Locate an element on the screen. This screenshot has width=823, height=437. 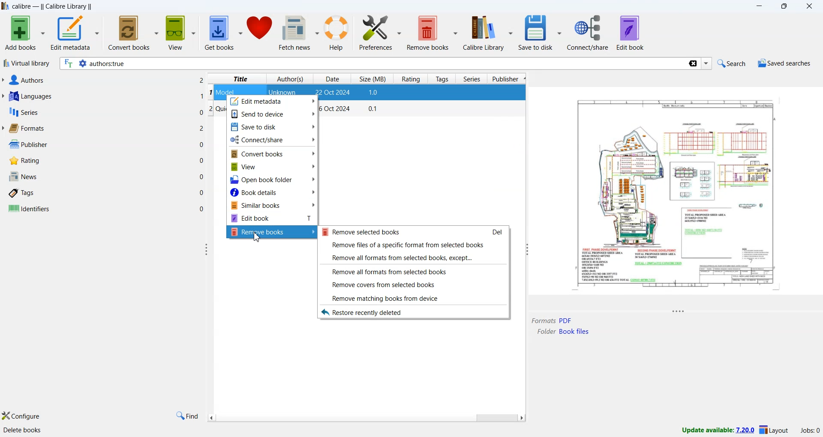
search is located at coordinates (730, 63).